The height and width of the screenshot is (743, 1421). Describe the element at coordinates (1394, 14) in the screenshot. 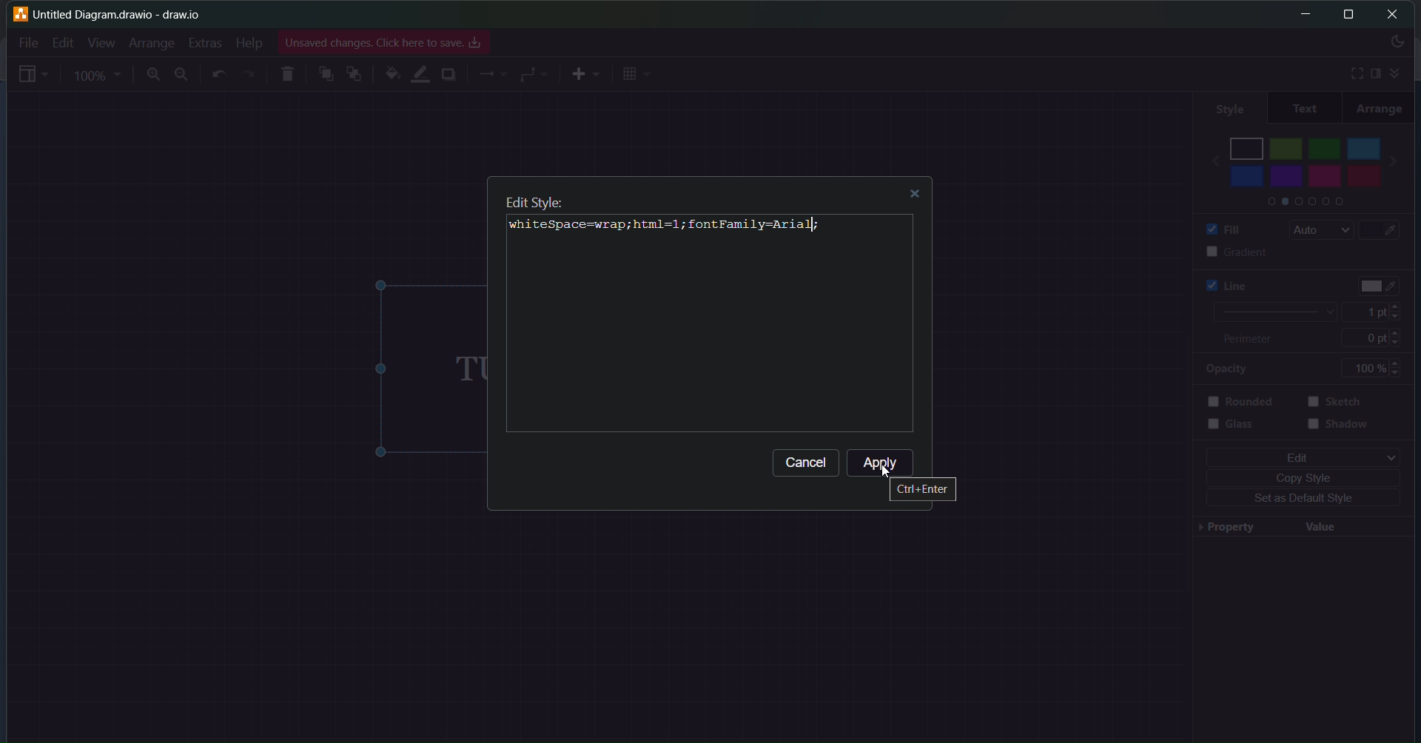

I see `close` at that location.